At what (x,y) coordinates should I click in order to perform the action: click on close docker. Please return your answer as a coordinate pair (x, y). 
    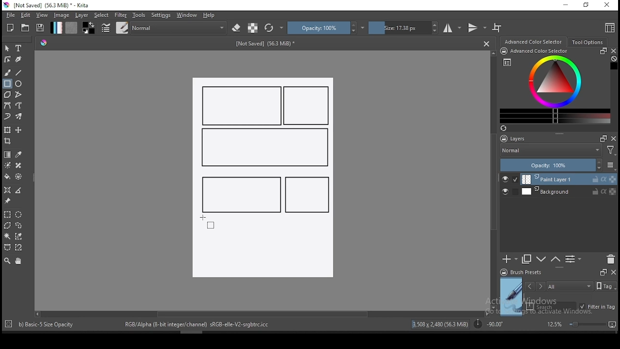
    Looking at the image, I should click on (613, 271).